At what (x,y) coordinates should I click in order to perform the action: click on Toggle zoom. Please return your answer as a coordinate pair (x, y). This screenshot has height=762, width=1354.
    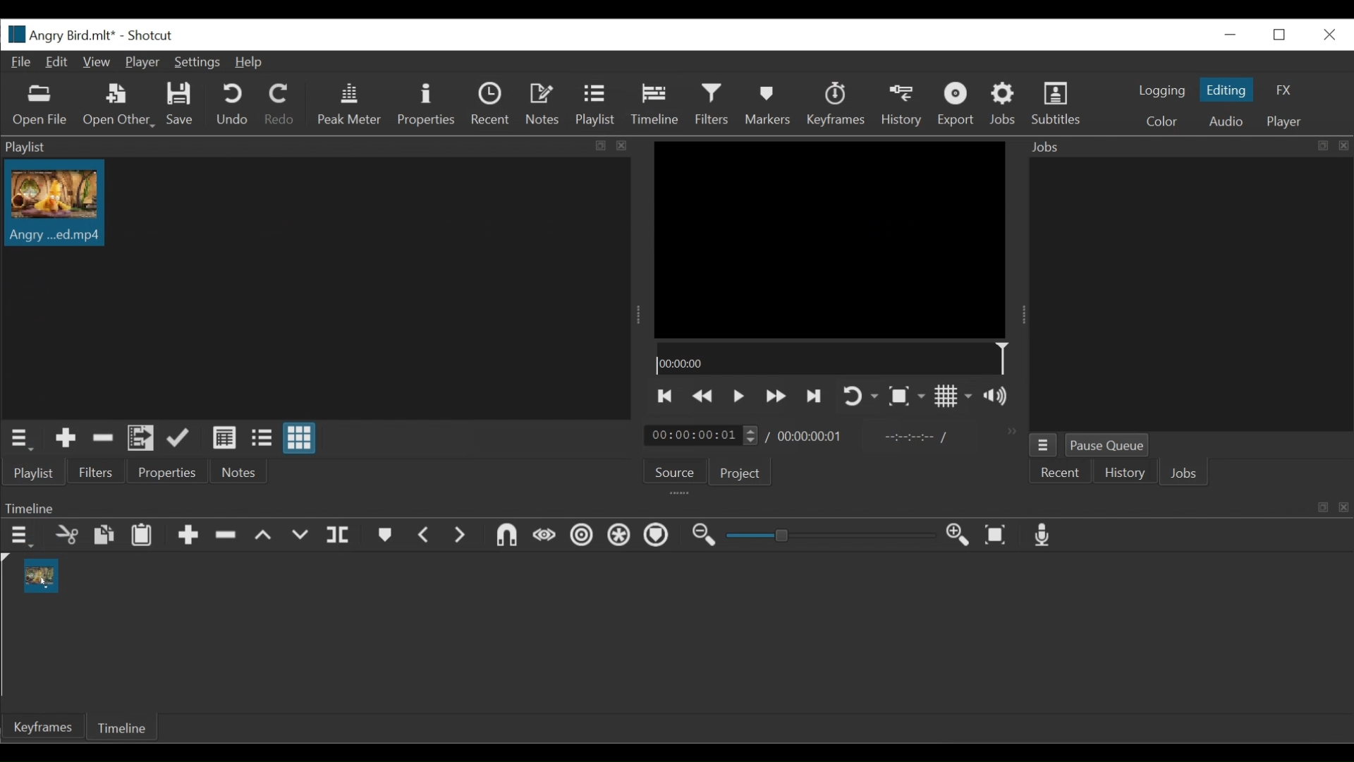
    Looking at the image, I should click on (906, 396).